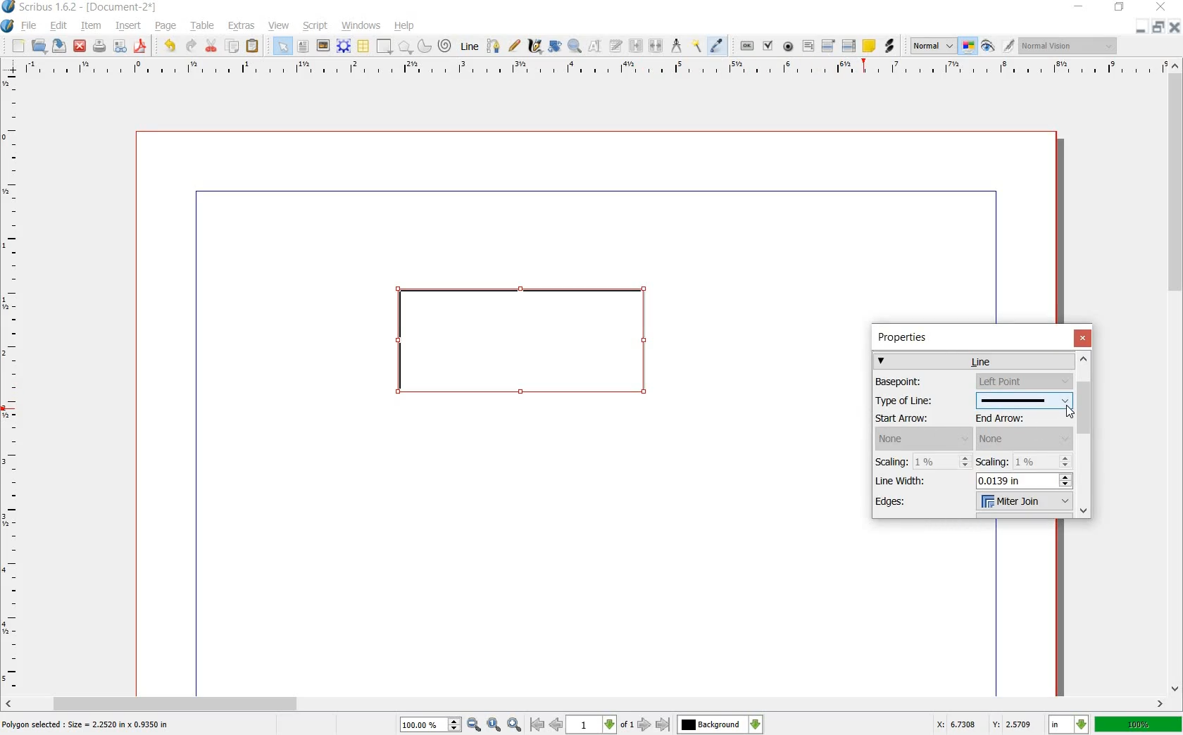 This screenshot has height=735, width=1183. What do you see at coordinates (99, 46) in the screenshot?
I see `PRINT` at bounding box center [99, 46].